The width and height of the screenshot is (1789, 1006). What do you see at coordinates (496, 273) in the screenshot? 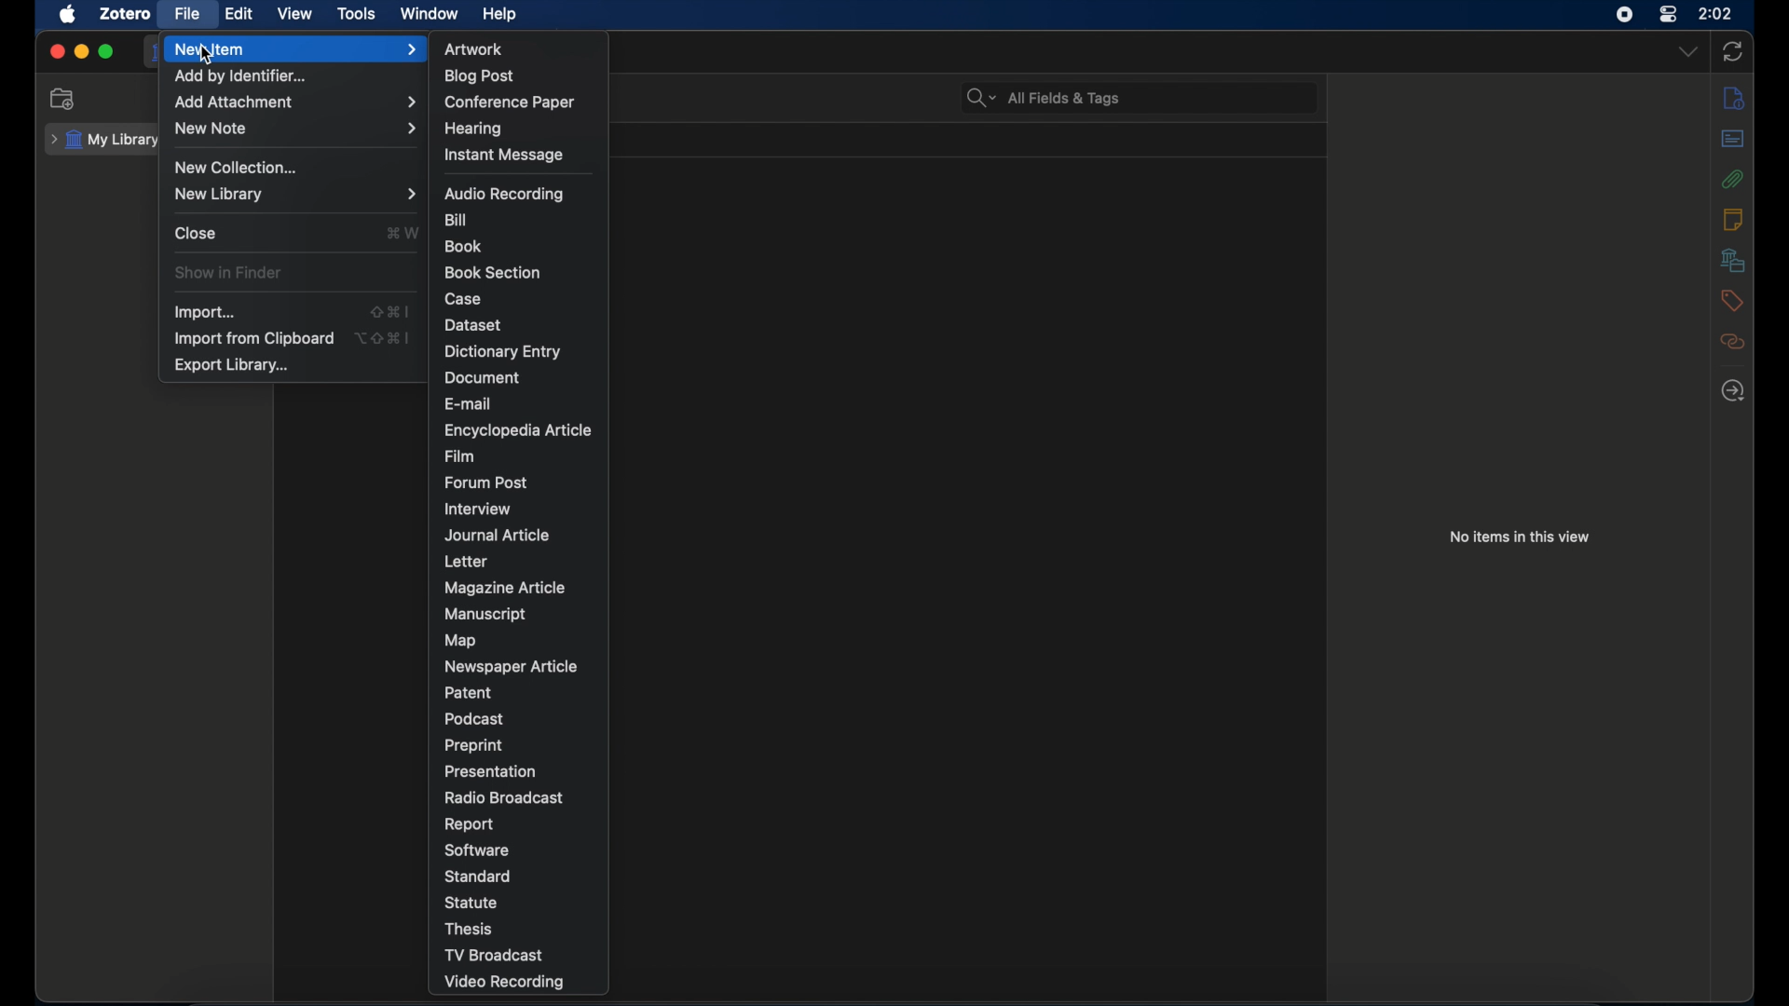
I see `book section` at bounding box center [496, 273].